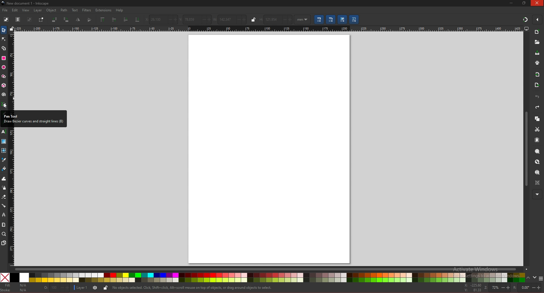  I want to click on zoom, so click(4, 234).